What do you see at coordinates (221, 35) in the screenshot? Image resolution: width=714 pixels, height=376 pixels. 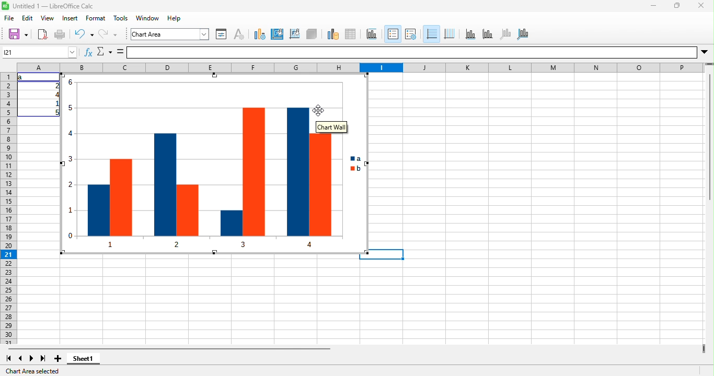 I see `format selection` at bounding box center [221, 35].